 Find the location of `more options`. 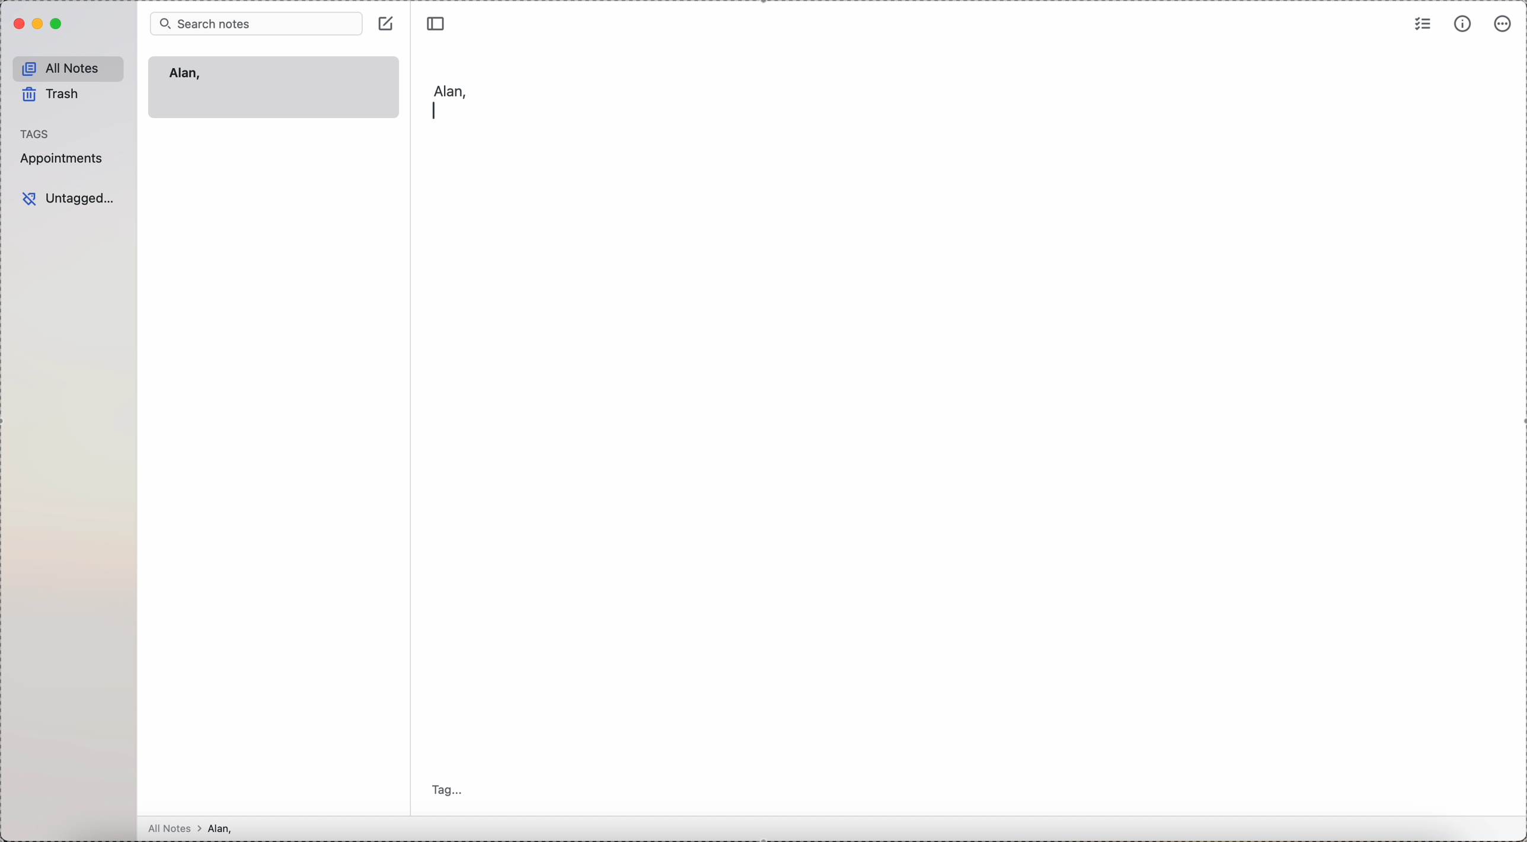

more options is located at coordinates (1503, 24).